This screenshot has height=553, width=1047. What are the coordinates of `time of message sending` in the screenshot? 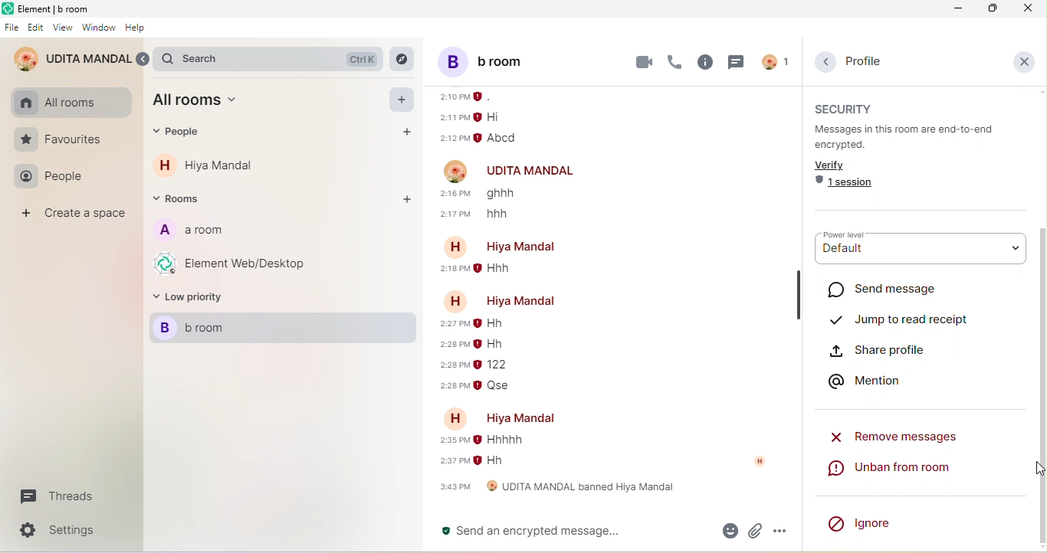 It's located at (455, 138).